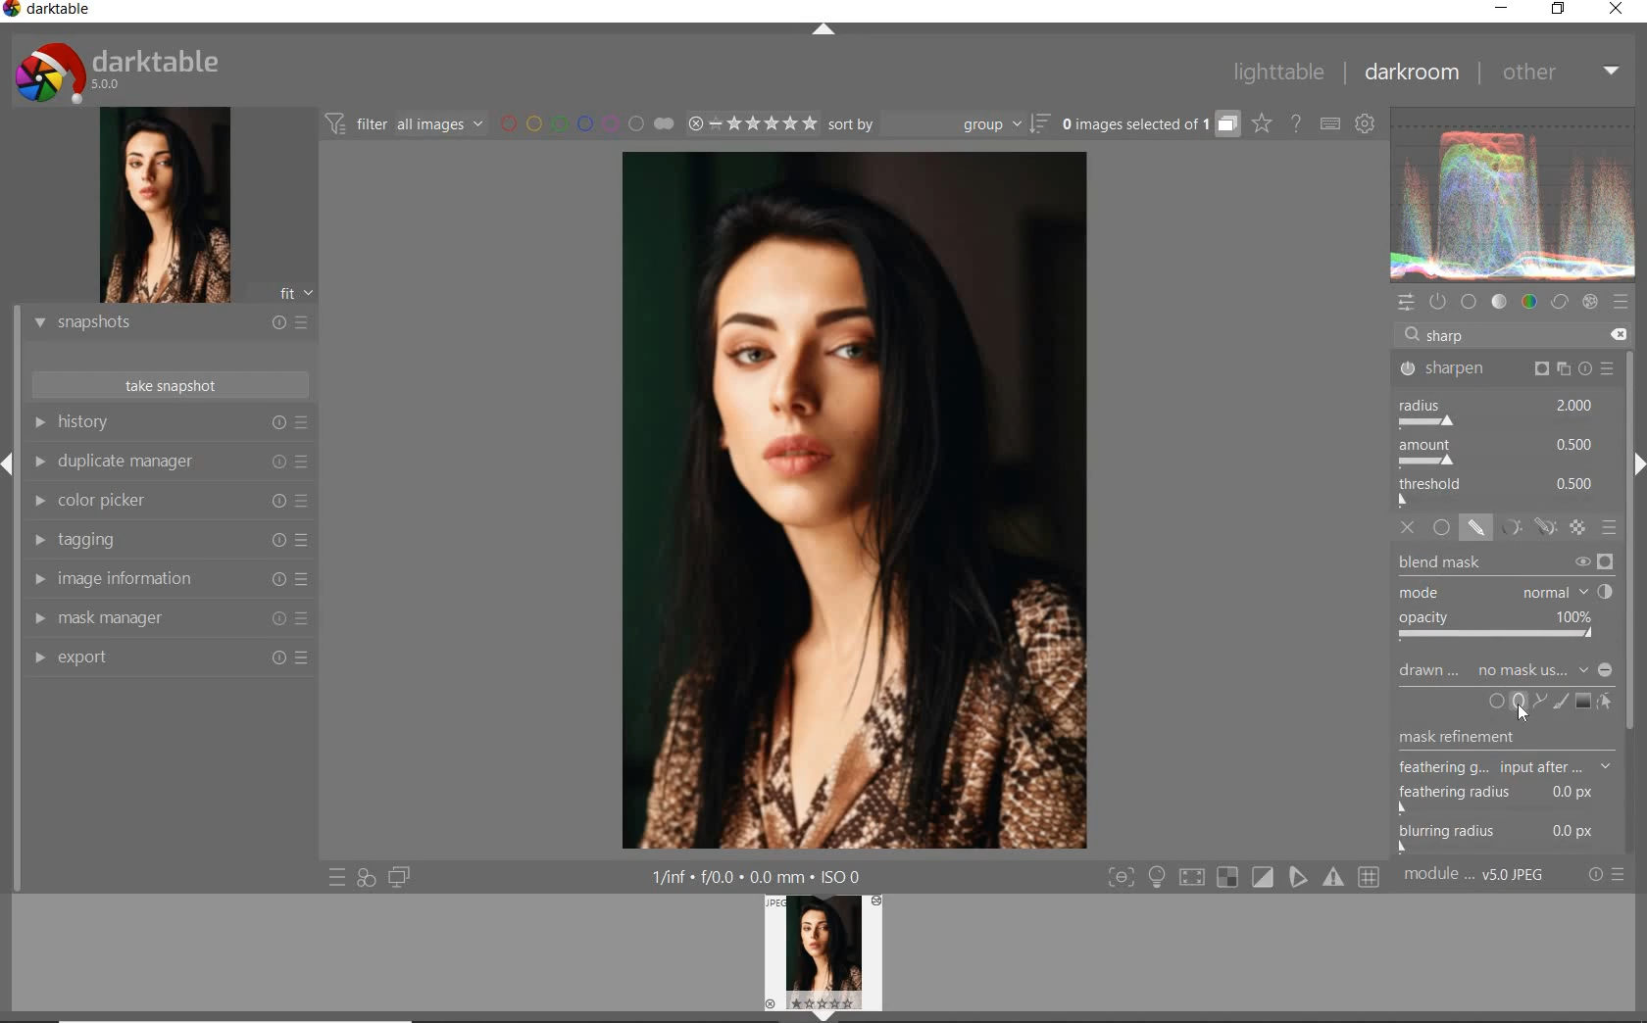 The image size is (1647, 1023). Describe the element at coordinates (1607, 670) in the screenshot. I see `Minimize` at that location.